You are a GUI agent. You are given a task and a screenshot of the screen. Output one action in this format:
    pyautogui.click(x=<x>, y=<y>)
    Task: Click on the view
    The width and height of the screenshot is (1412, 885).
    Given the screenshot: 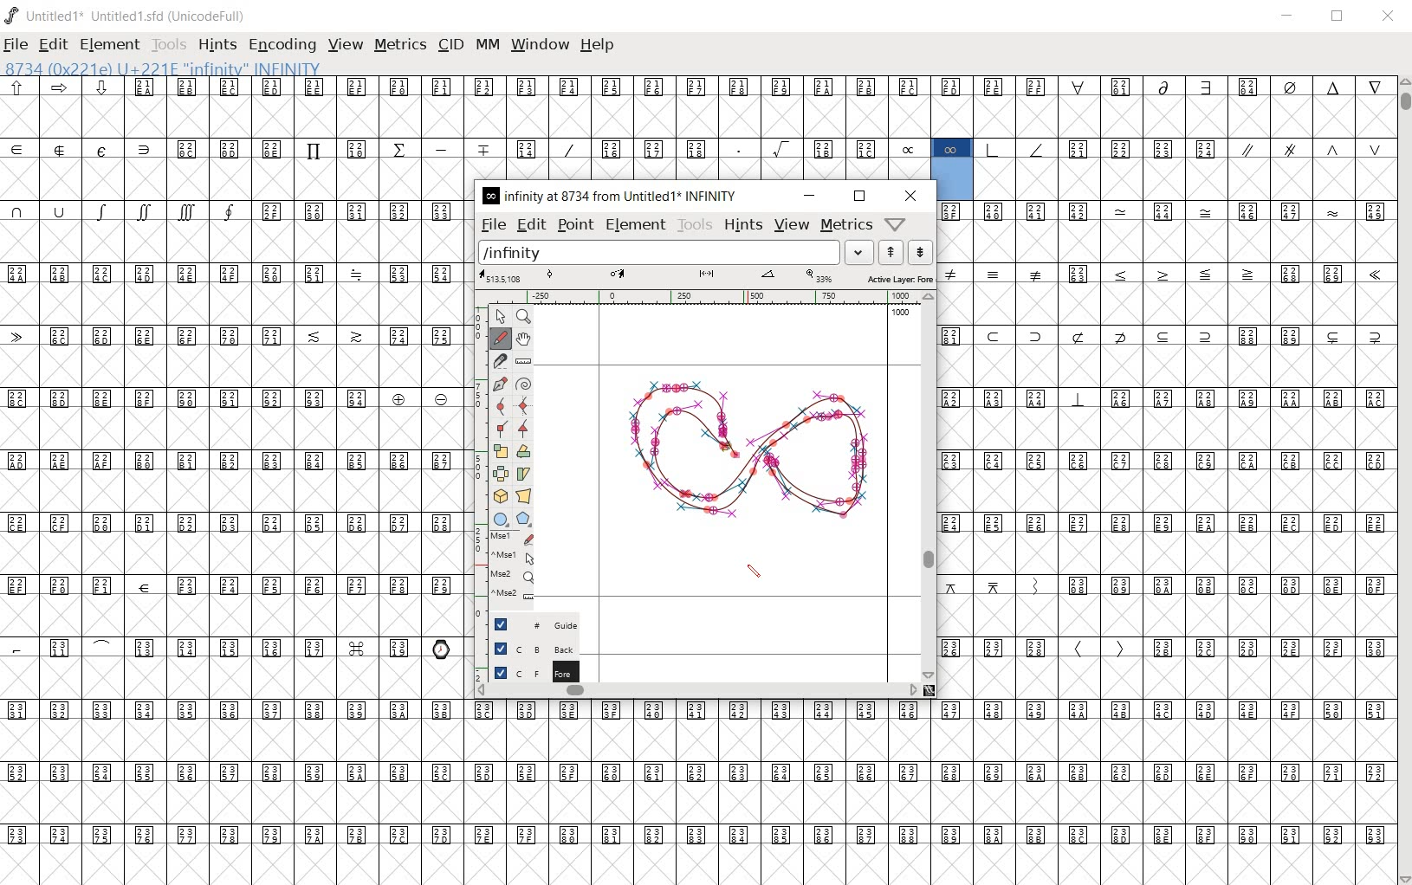 What is the action you would take?
    pyautogui.click(x=347, y=44)
    